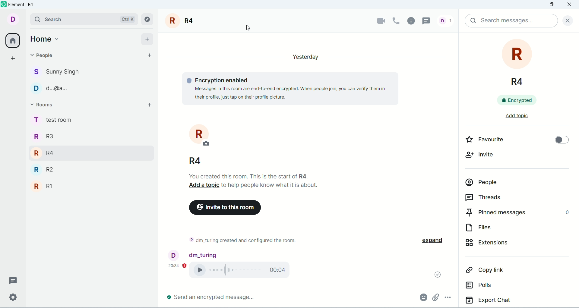 The width and height of the screenshot is (579, 308). I want to click on start chat, so click(148, 55).